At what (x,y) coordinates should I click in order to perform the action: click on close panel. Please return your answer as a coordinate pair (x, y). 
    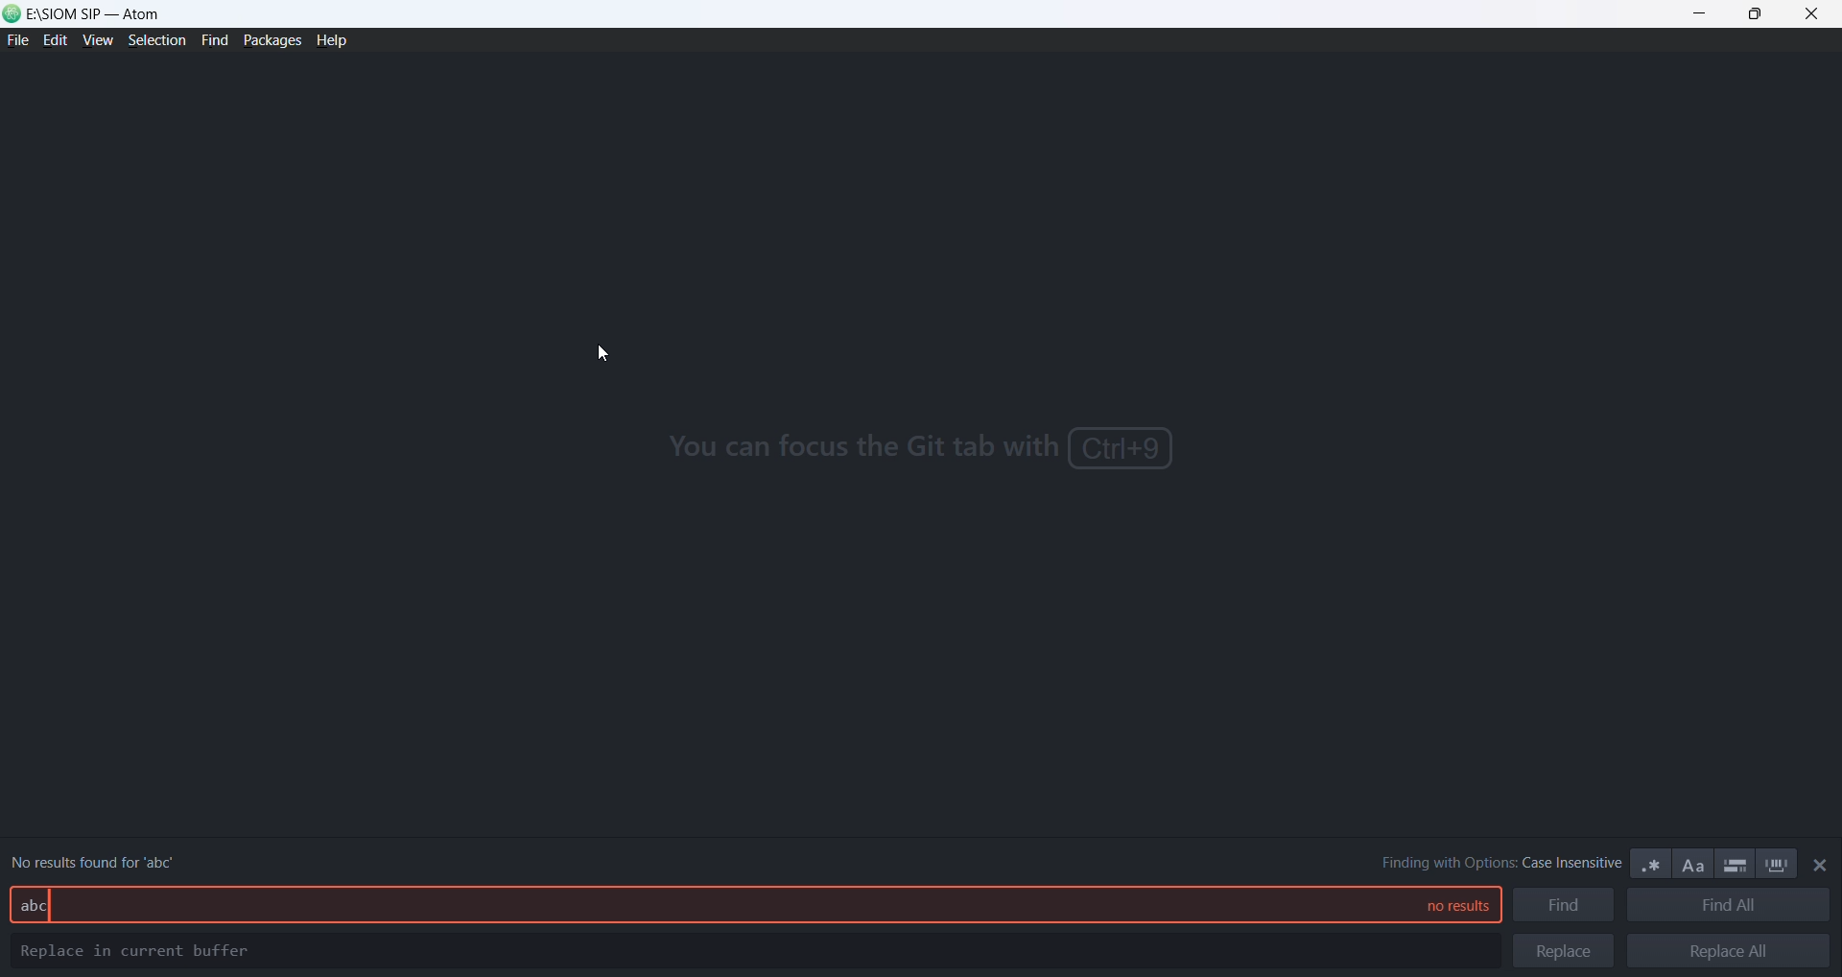
    Looking at the image, I should click on (1821, 866).